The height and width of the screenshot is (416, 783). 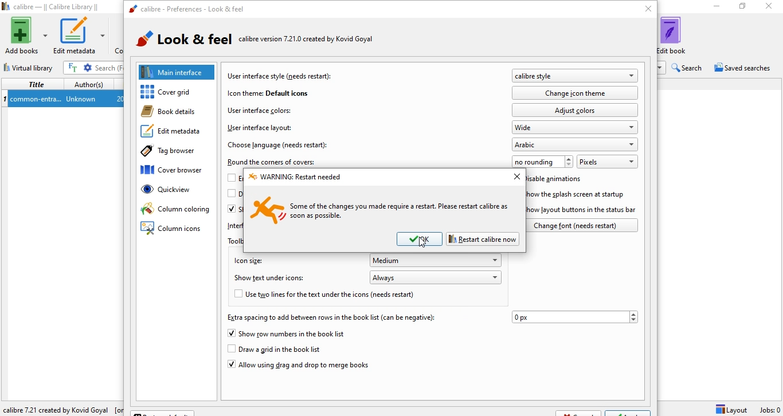 I want to click on tag browser, so click(x=173, y=152).